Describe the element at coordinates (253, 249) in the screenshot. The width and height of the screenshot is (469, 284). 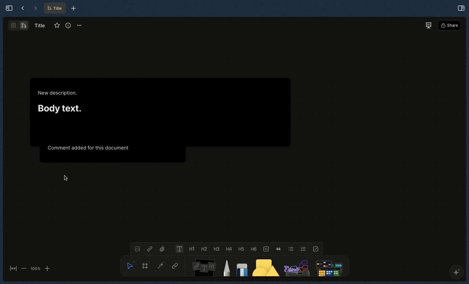
I see `Heading 6` at that location.